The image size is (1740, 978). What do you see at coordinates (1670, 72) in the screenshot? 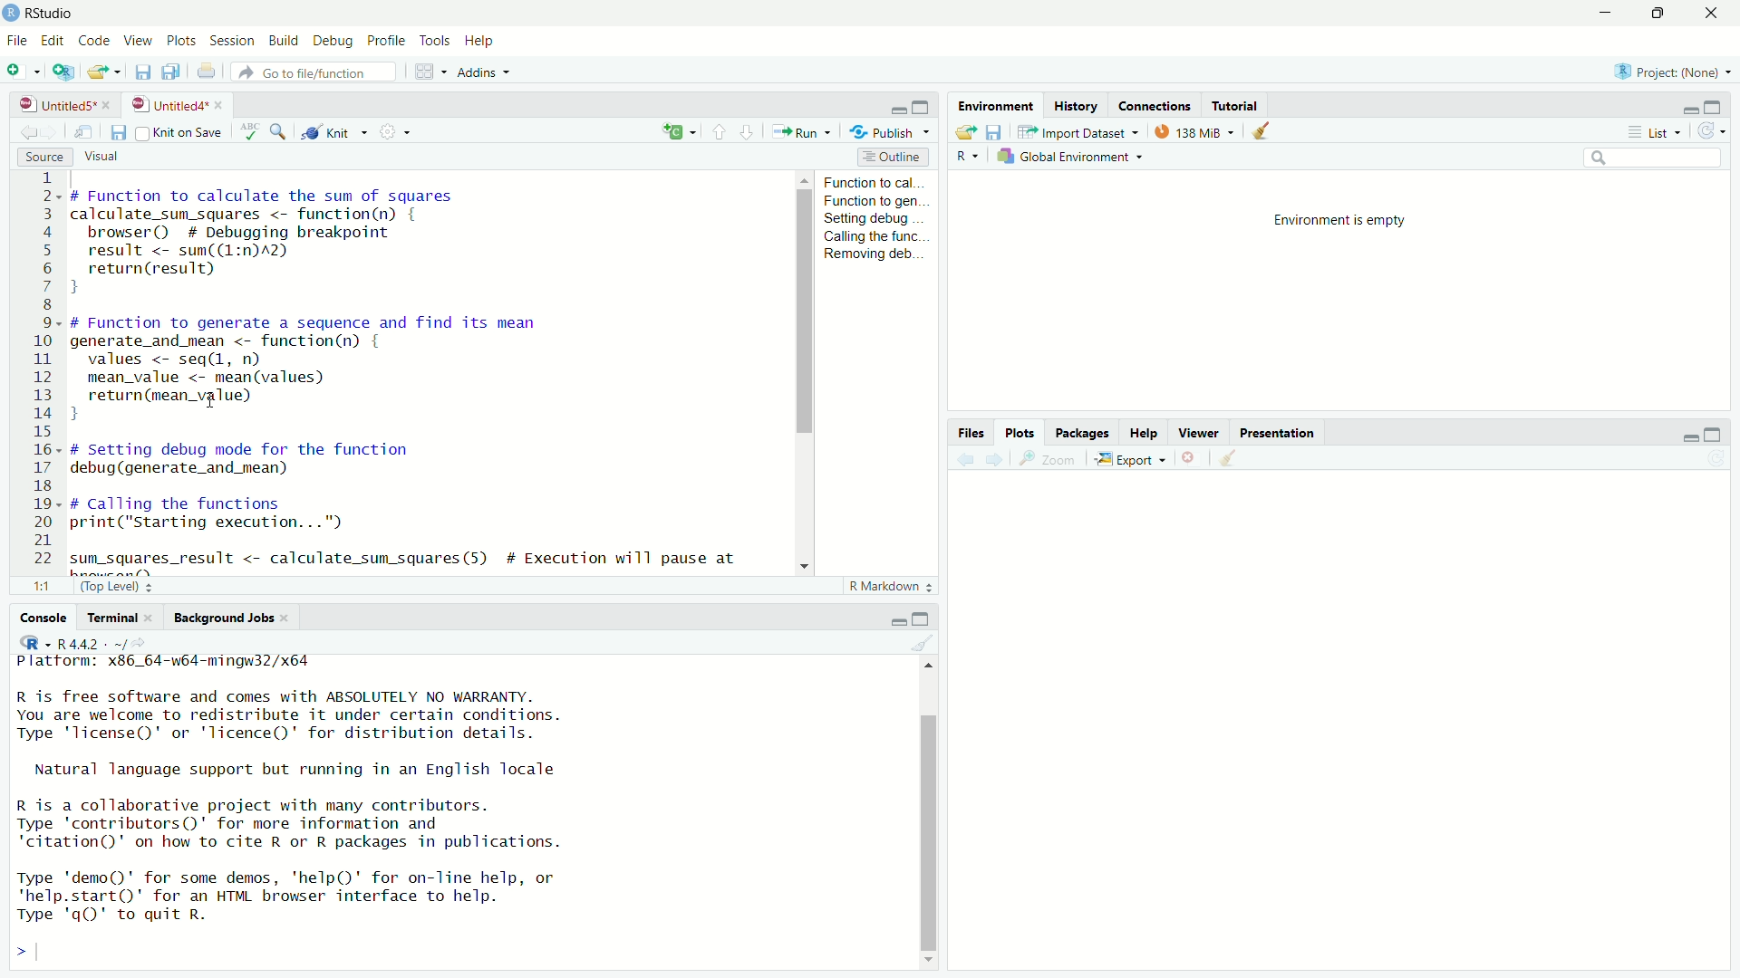
I see `Project: (None)` at bounding box center [1670, 72].